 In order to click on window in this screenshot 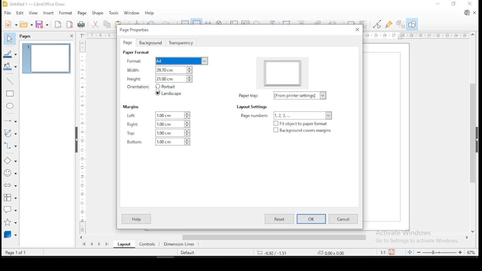, I will do `click(131, 14)`.